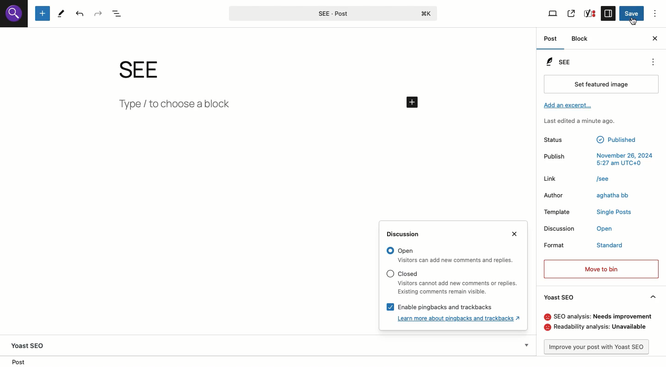 The image size is (666, 367). I want to click on SEE-Post, so click(332, 12).